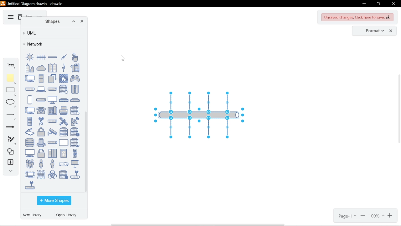 This screenshot has width=401, height=226. What do you see at coordinates (30, 68) in the screenshot?
I see `business center` at bounding box center [30, 68].